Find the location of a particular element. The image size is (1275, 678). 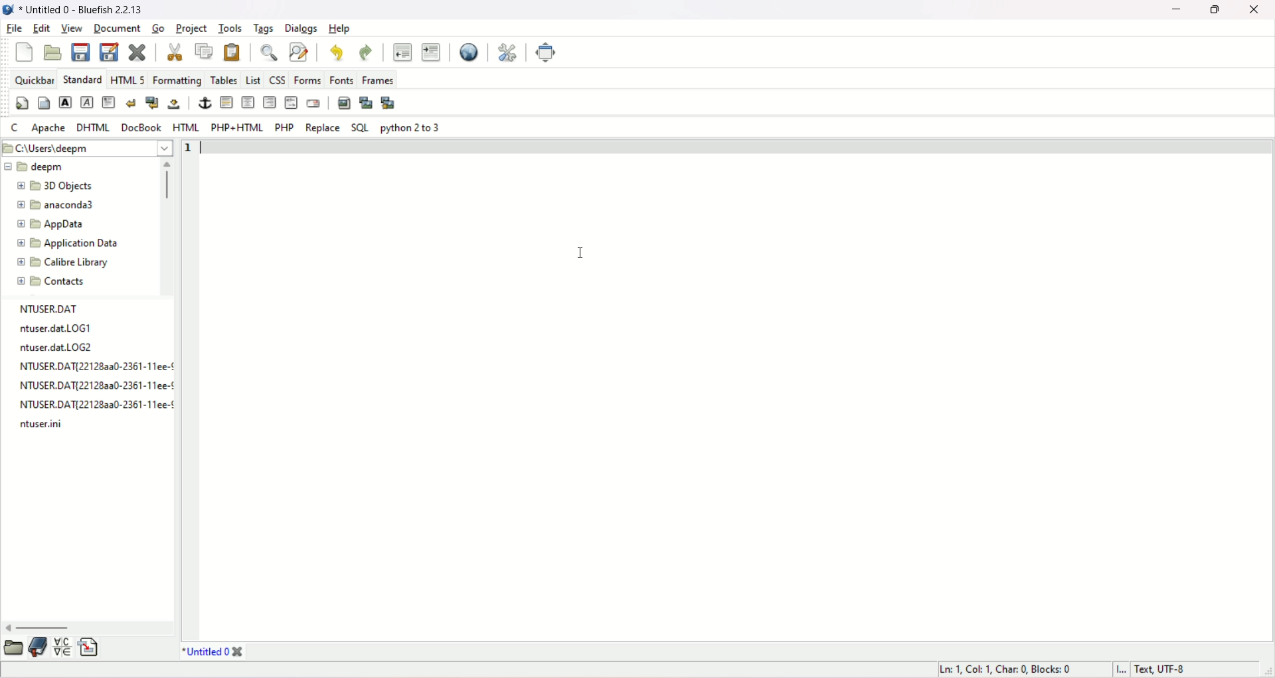

standard is located at coordinates (83, 80).